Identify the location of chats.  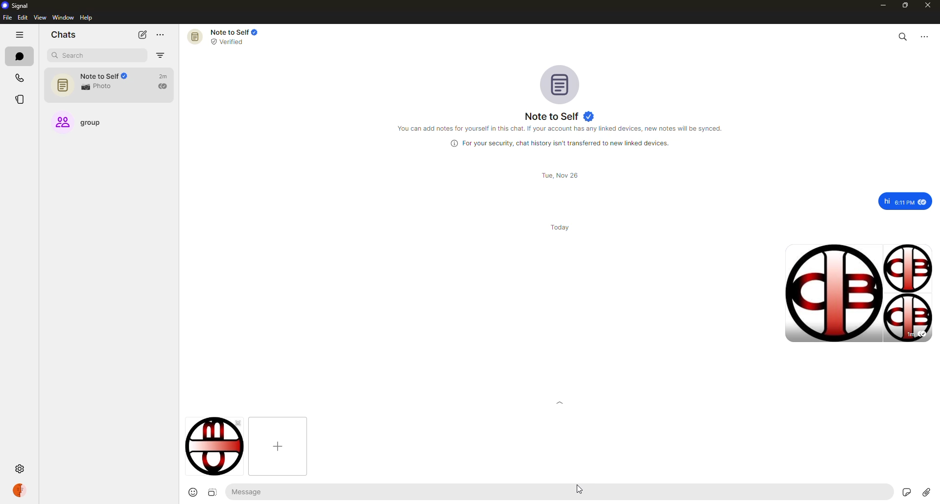
(63, 35).